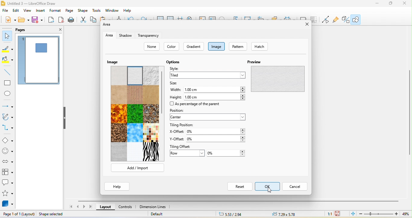  Describe the element at coordinates (7, 36) in the screenshot. I see `select` at that location.